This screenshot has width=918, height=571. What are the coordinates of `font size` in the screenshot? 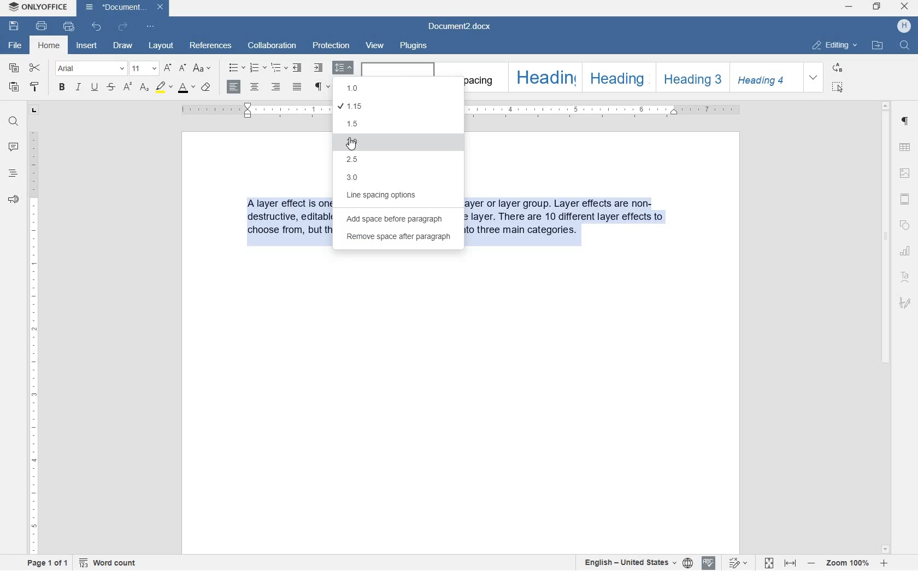 It's located at (145, 68).